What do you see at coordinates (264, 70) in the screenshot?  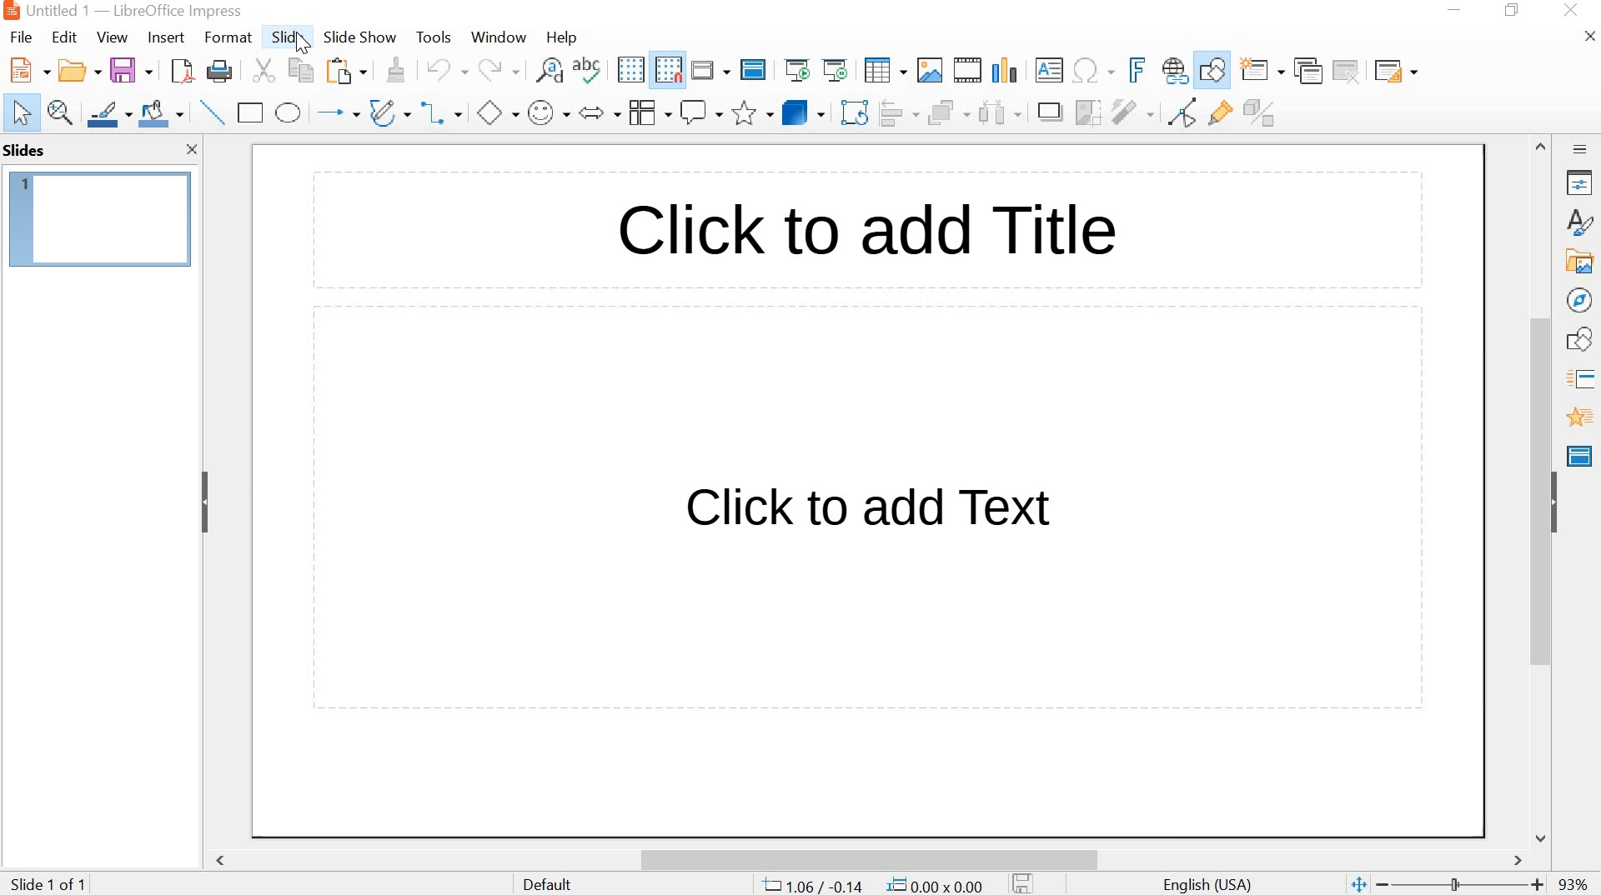 I see `CUT` at bounding box center [264, 70].